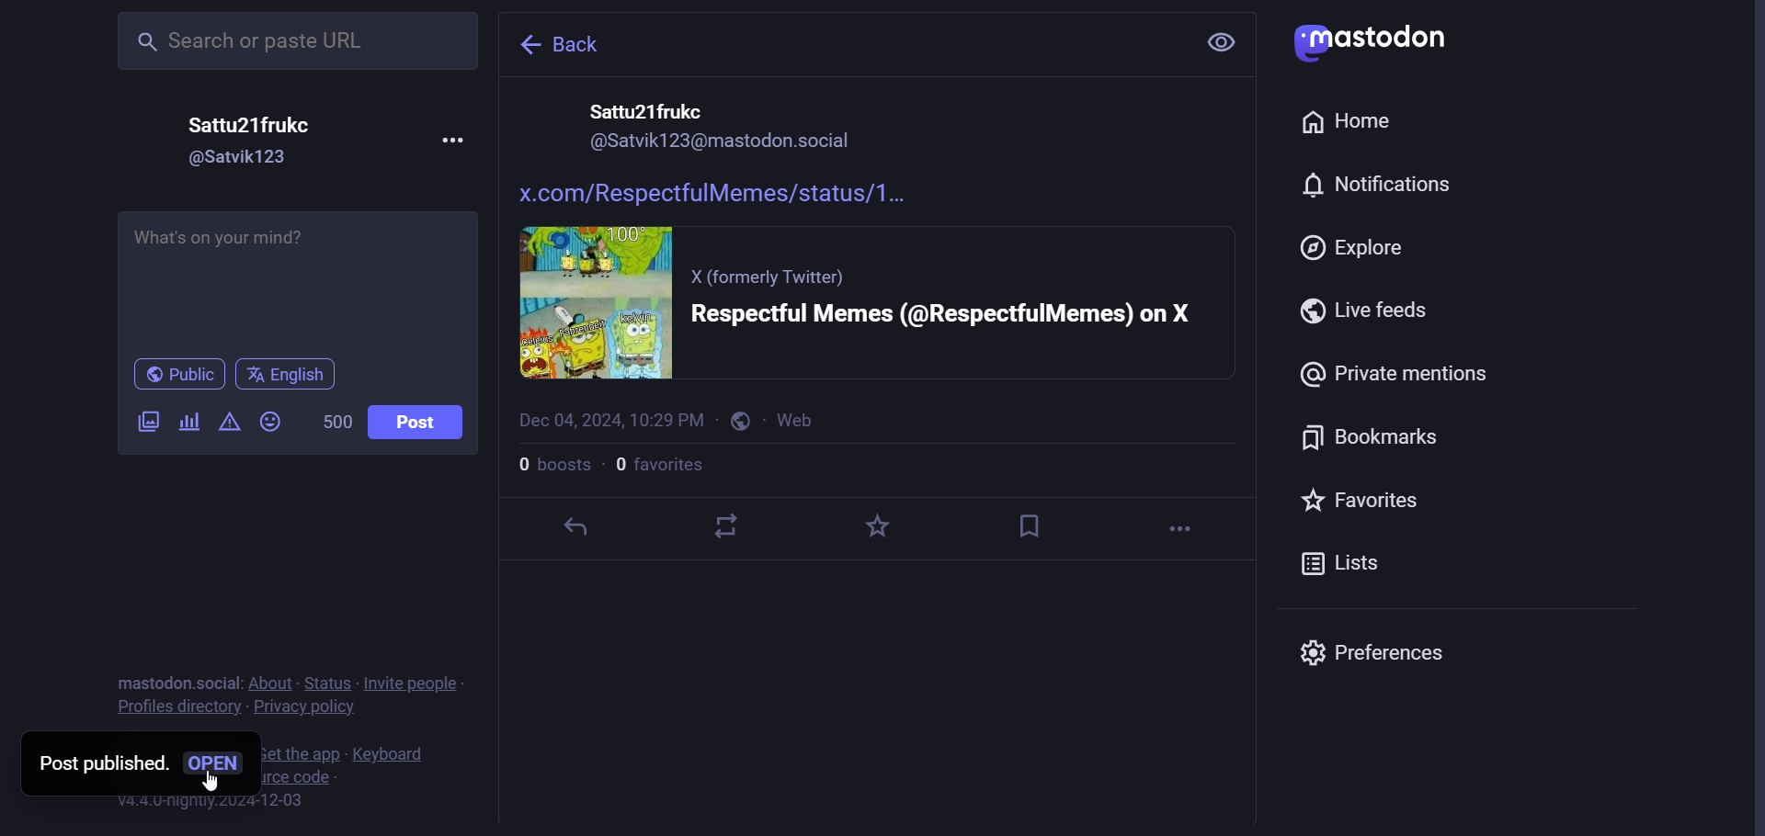 The height and width of the screenshot is (836, 1765). What do you see at coordinates (1371, 438) in the screenshot?
I see `bookmarks` at bounding box center [1371, 438].